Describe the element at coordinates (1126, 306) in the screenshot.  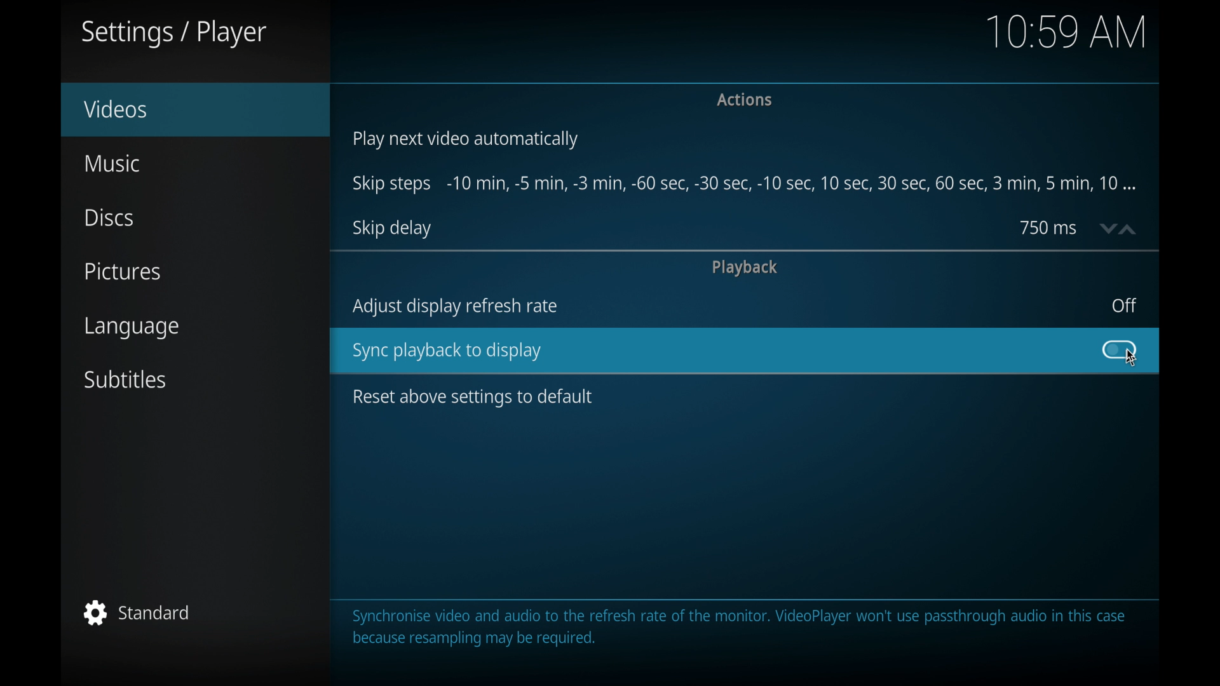
I see `off` at that location.